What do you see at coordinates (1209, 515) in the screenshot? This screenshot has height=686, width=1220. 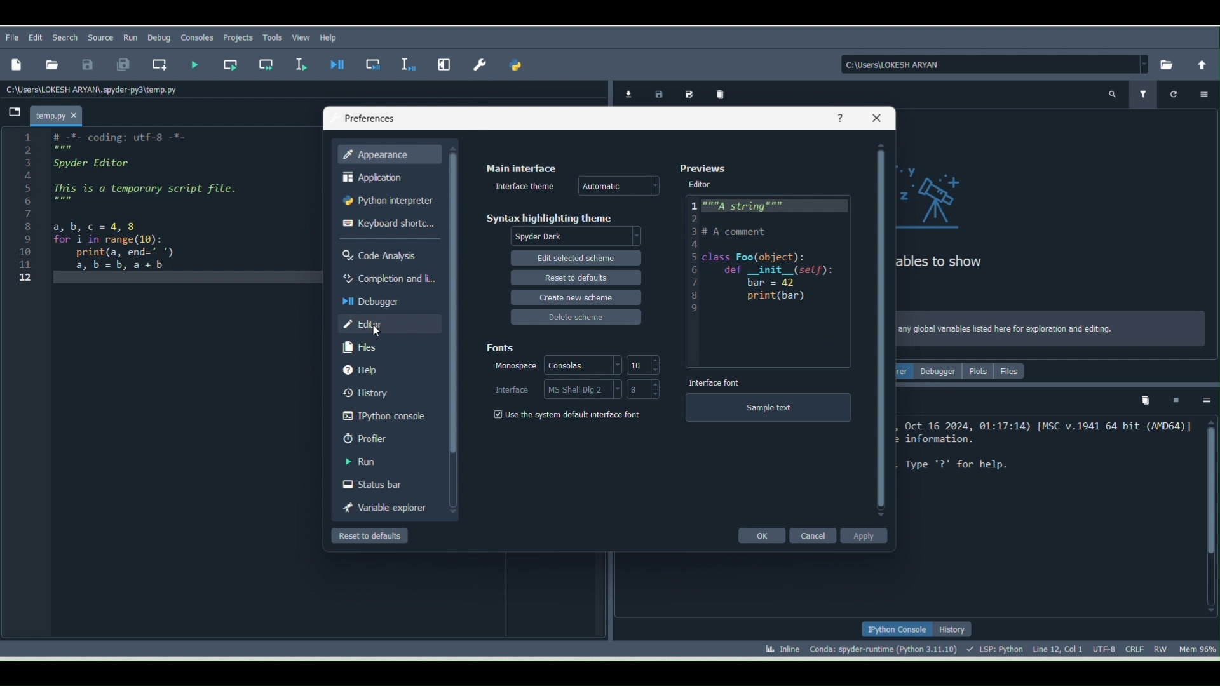 I see `Scrollbar` at bounding box center [1209, 515].